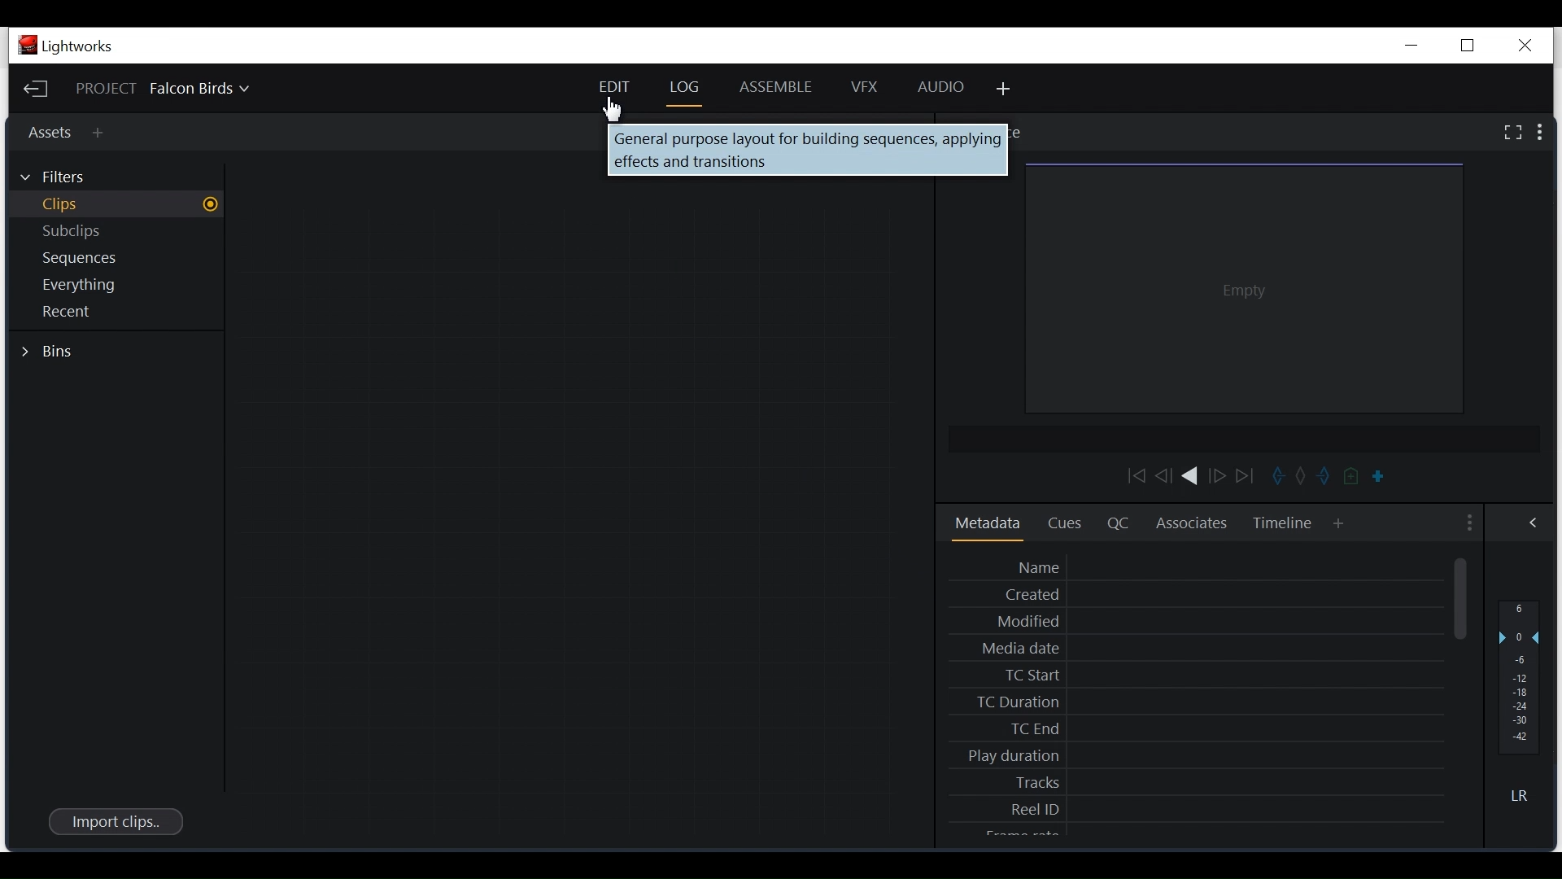 This screenshot has width=1562, height=879. Describe the element at coordinates (114, 286) in the screenshot. I see `Show Everything within the project` at that location.